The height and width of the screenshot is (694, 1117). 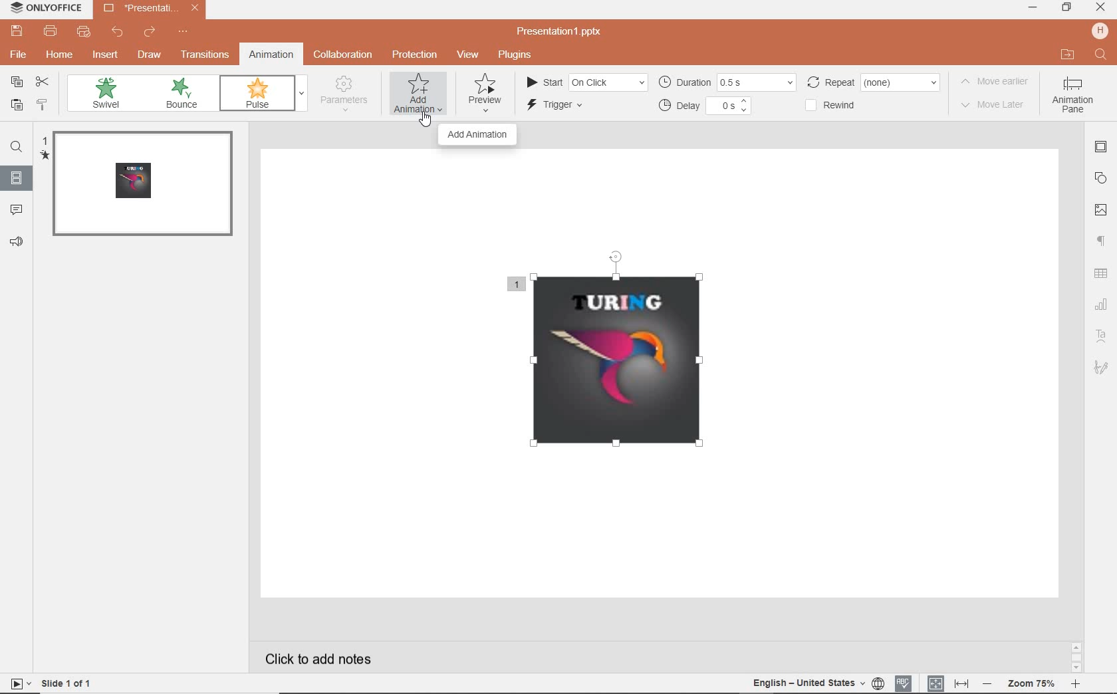 What do you see at coordinates (1067, 55) in the screenshot?
I see `open file location` at bounding box center [1067, 55].